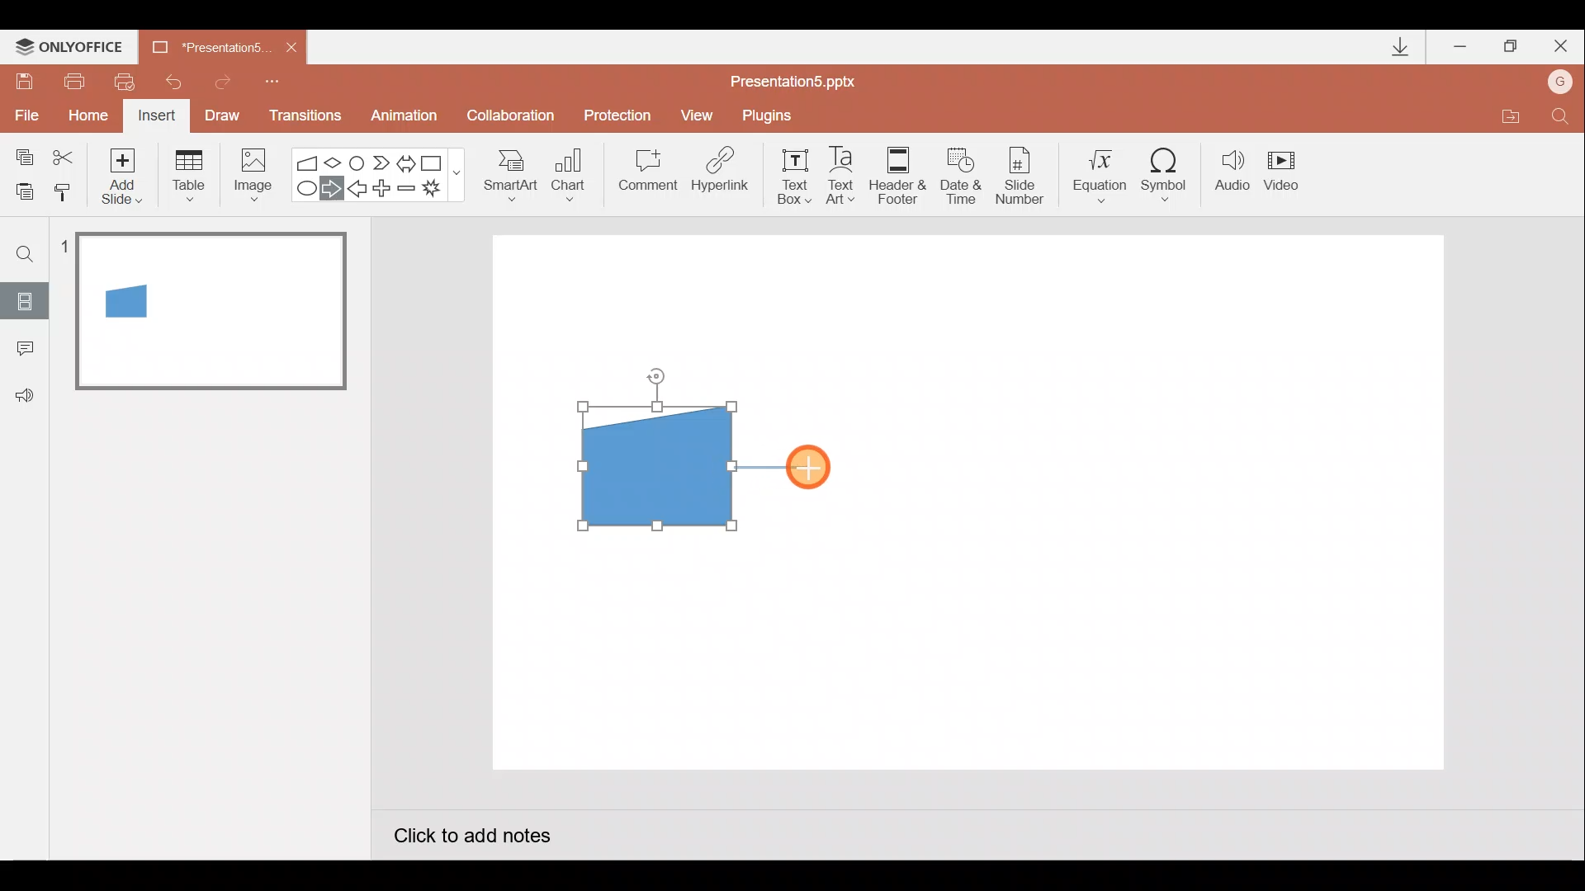  Describe the element at coordinates (653, 464) in the screenshot. I see `Manual input flow chart ` at that location.